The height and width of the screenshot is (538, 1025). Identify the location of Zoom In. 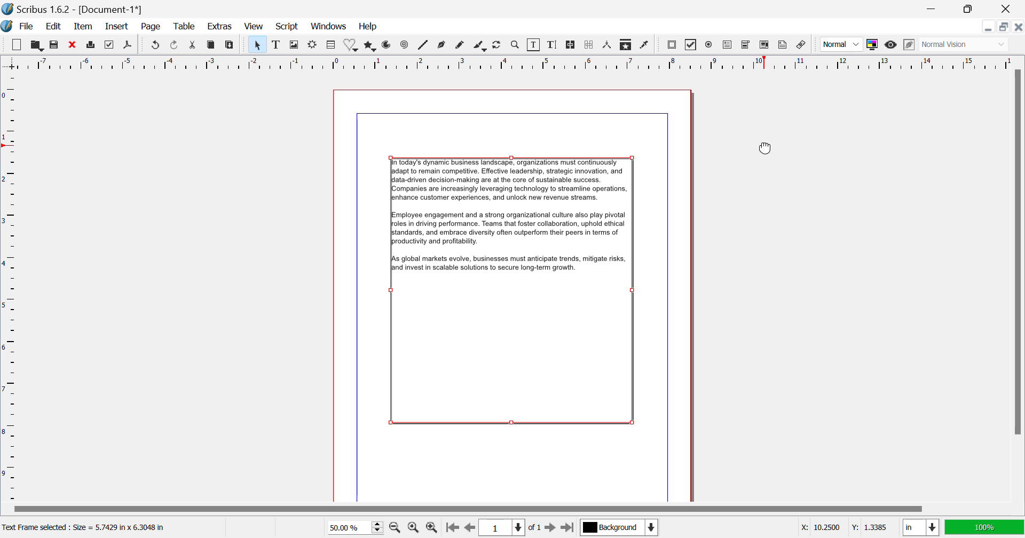
(432, 528).